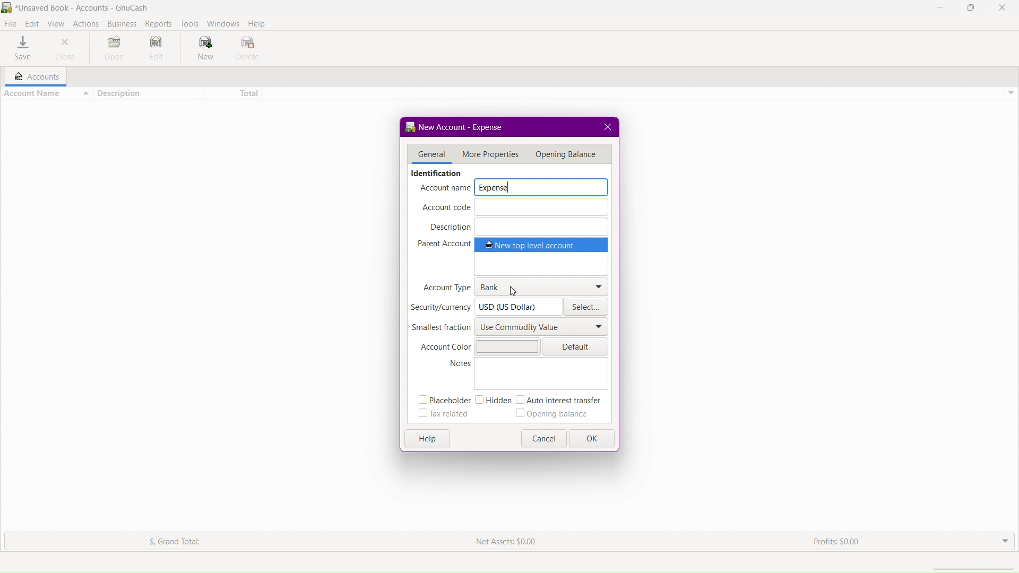 The image size is (1019, 573). Describe the element at coordinates (587, 308) in the screenshot. I see `Select` at that location.